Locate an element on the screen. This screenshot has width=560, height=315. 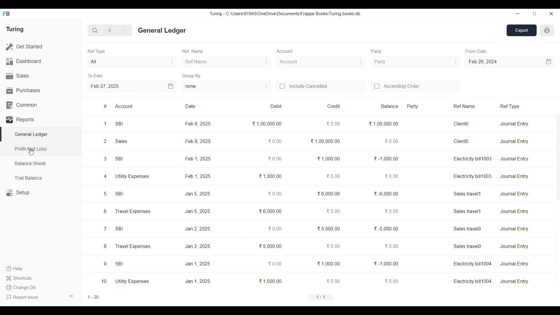
Sales travel0 is located at coordinates (468, 229).